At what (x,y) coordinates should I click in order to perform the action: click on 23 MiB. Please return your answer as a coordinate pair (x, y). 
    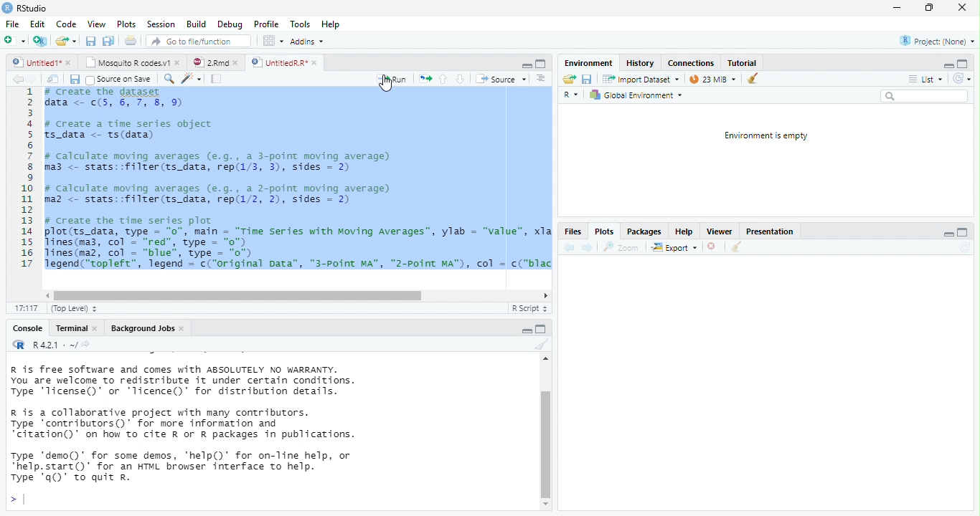
    Looking at the image, I should click on (712, 79).